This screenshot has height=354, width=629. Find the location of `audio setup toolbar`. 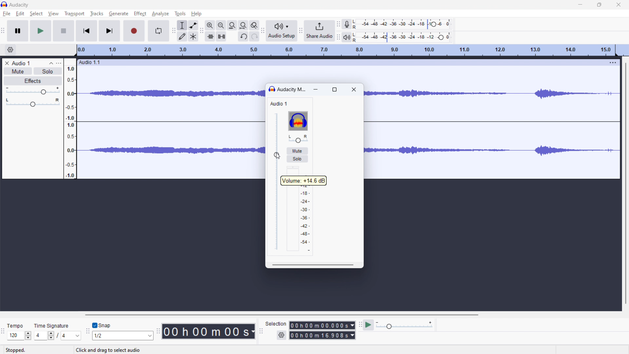

audio setup toolbar is located at coordinates (263, 30).